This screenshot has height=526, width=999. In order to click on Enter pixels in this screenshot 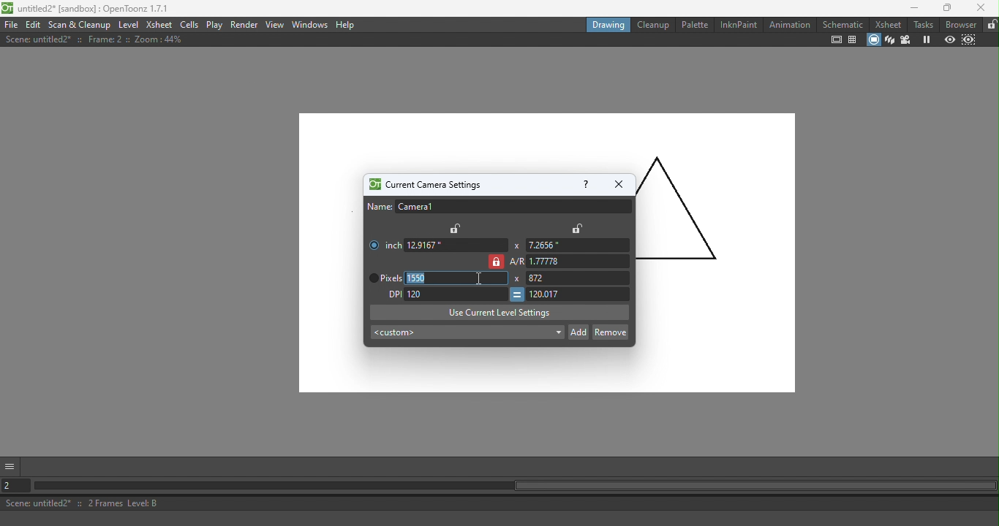, I will do `click(582, 278)`.